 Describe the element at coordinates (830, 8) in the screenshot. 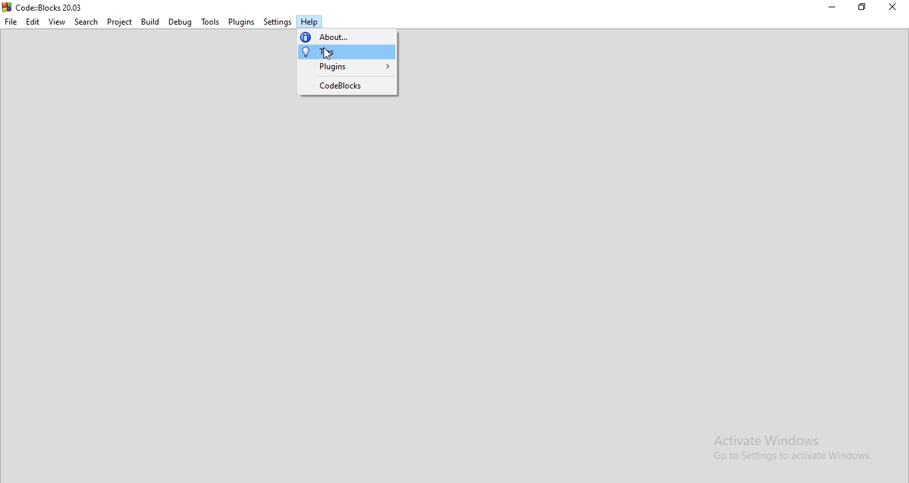

I see `Minimise` at that location.